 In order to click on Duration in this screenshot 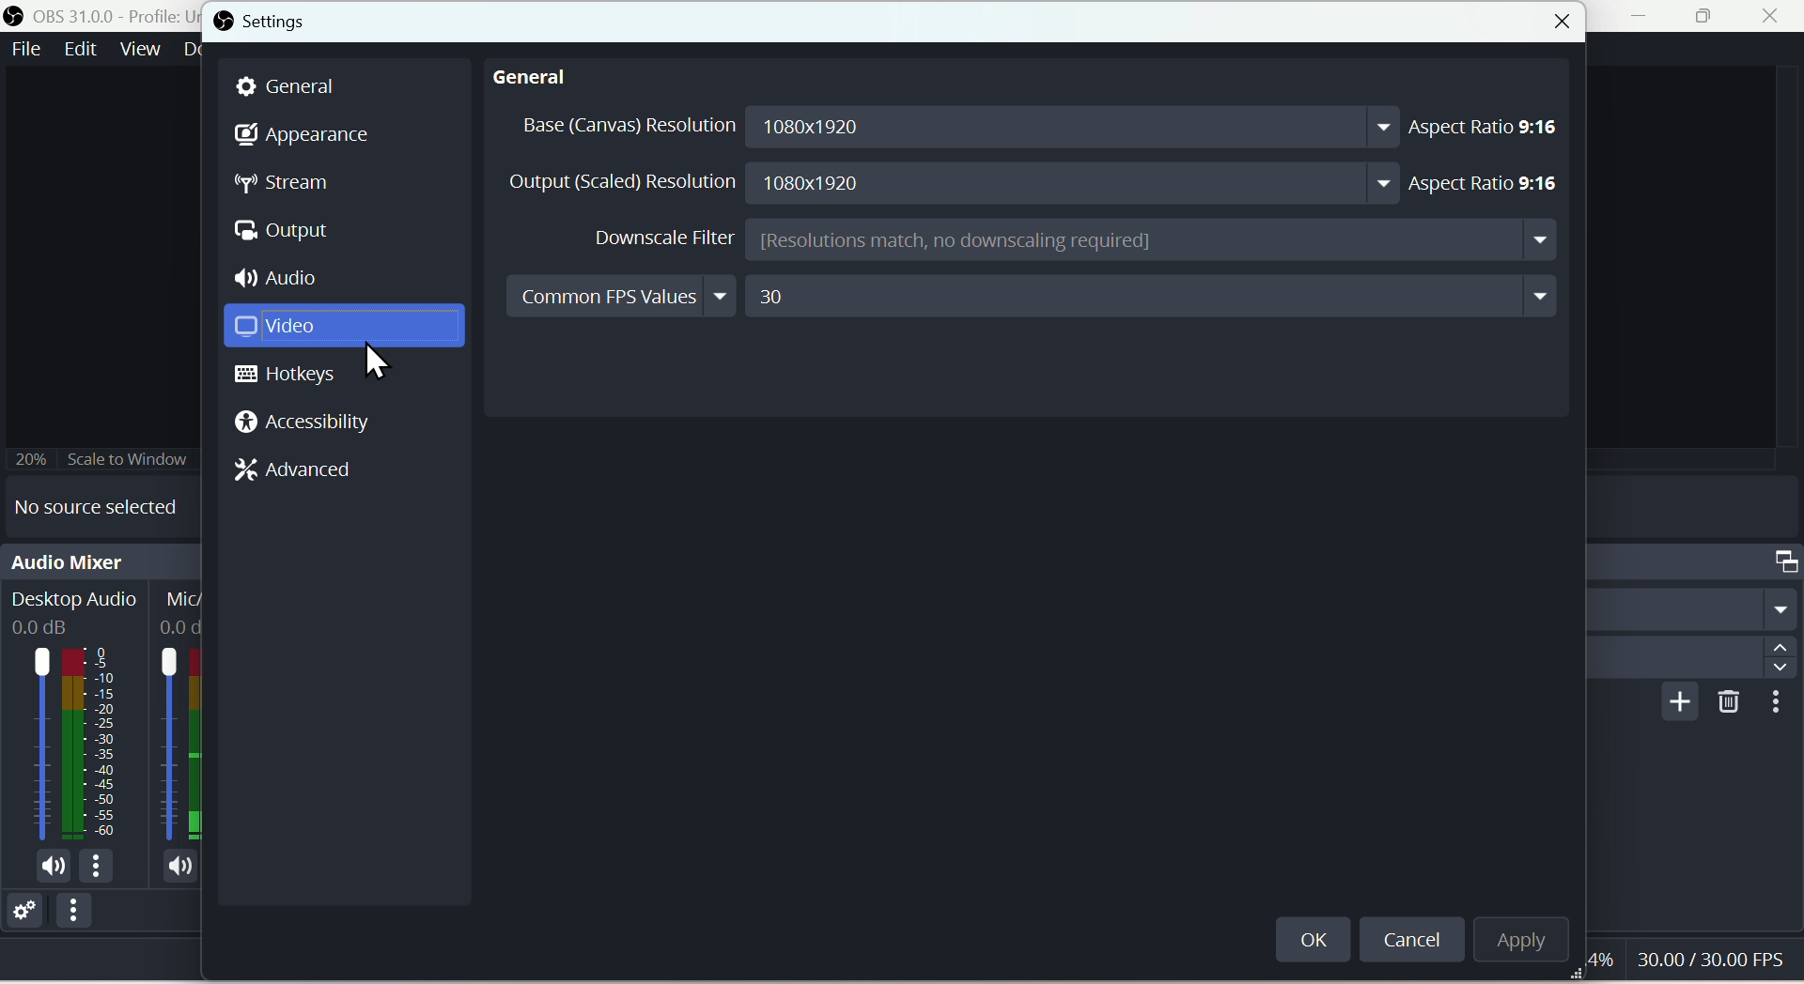, I will do `click(1692, 658)`.